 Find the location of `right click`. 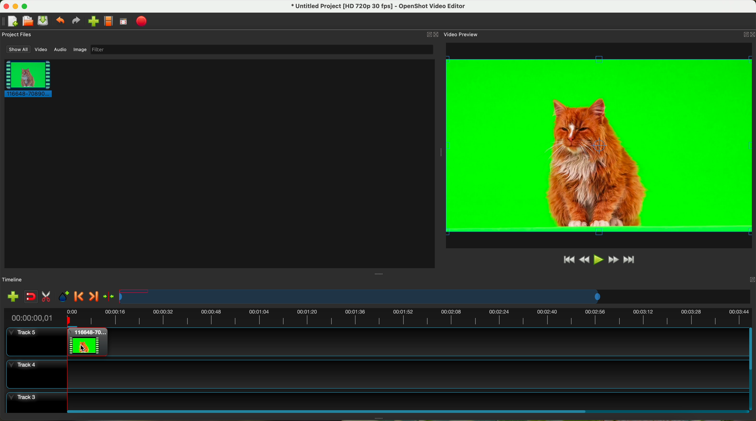

right click is located at coordinates (85, 344).